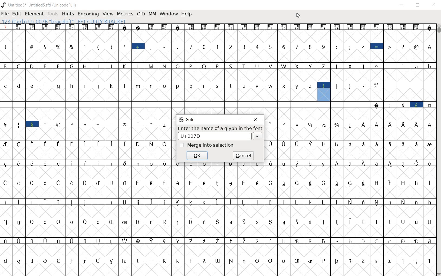 This screenshot has width=441, height=276. Describe the element at coordinates (208, 146) in the screenshot. I see `Merge into selection` at that location.